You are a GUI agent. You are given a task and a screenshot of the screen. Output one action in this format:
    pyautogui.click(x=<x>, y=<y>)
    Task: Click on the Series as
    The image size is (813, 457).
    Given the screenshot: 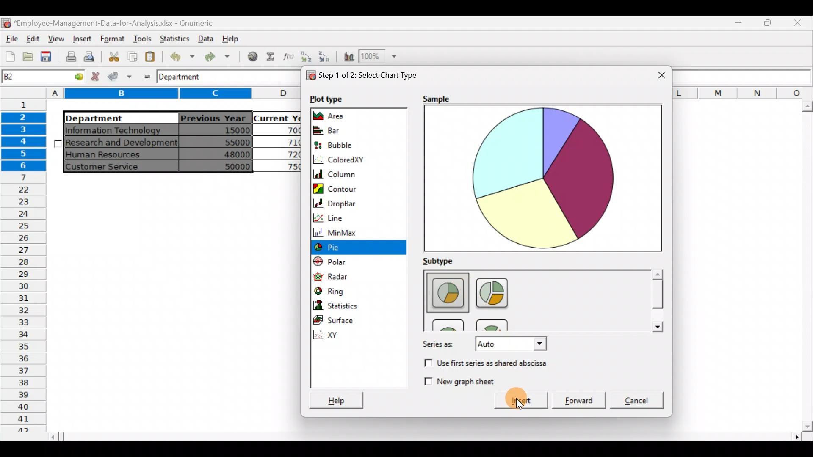 What is the action you would take?
    pyautogui.click(x=483, y=345)
    